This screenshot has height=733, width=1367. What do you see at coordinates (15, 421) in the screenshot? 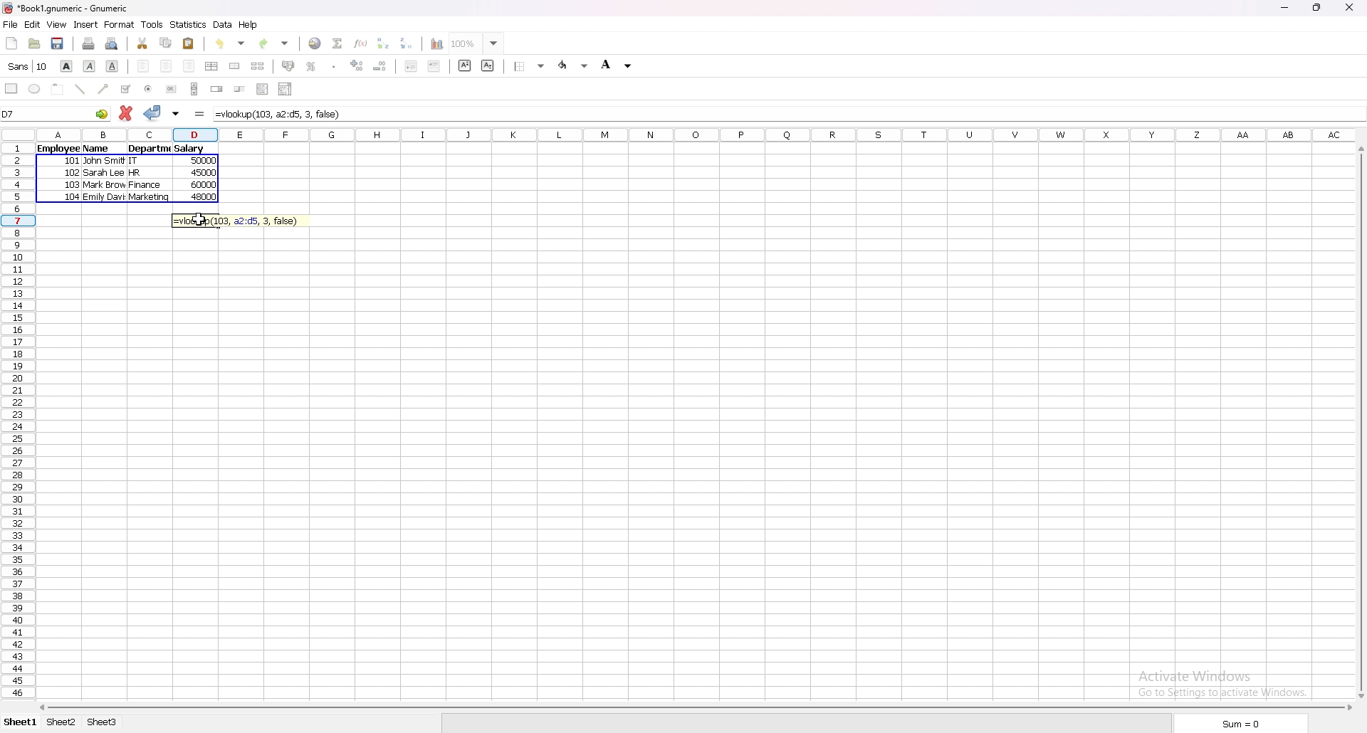
I see `row` at bounding box center [15, 421].